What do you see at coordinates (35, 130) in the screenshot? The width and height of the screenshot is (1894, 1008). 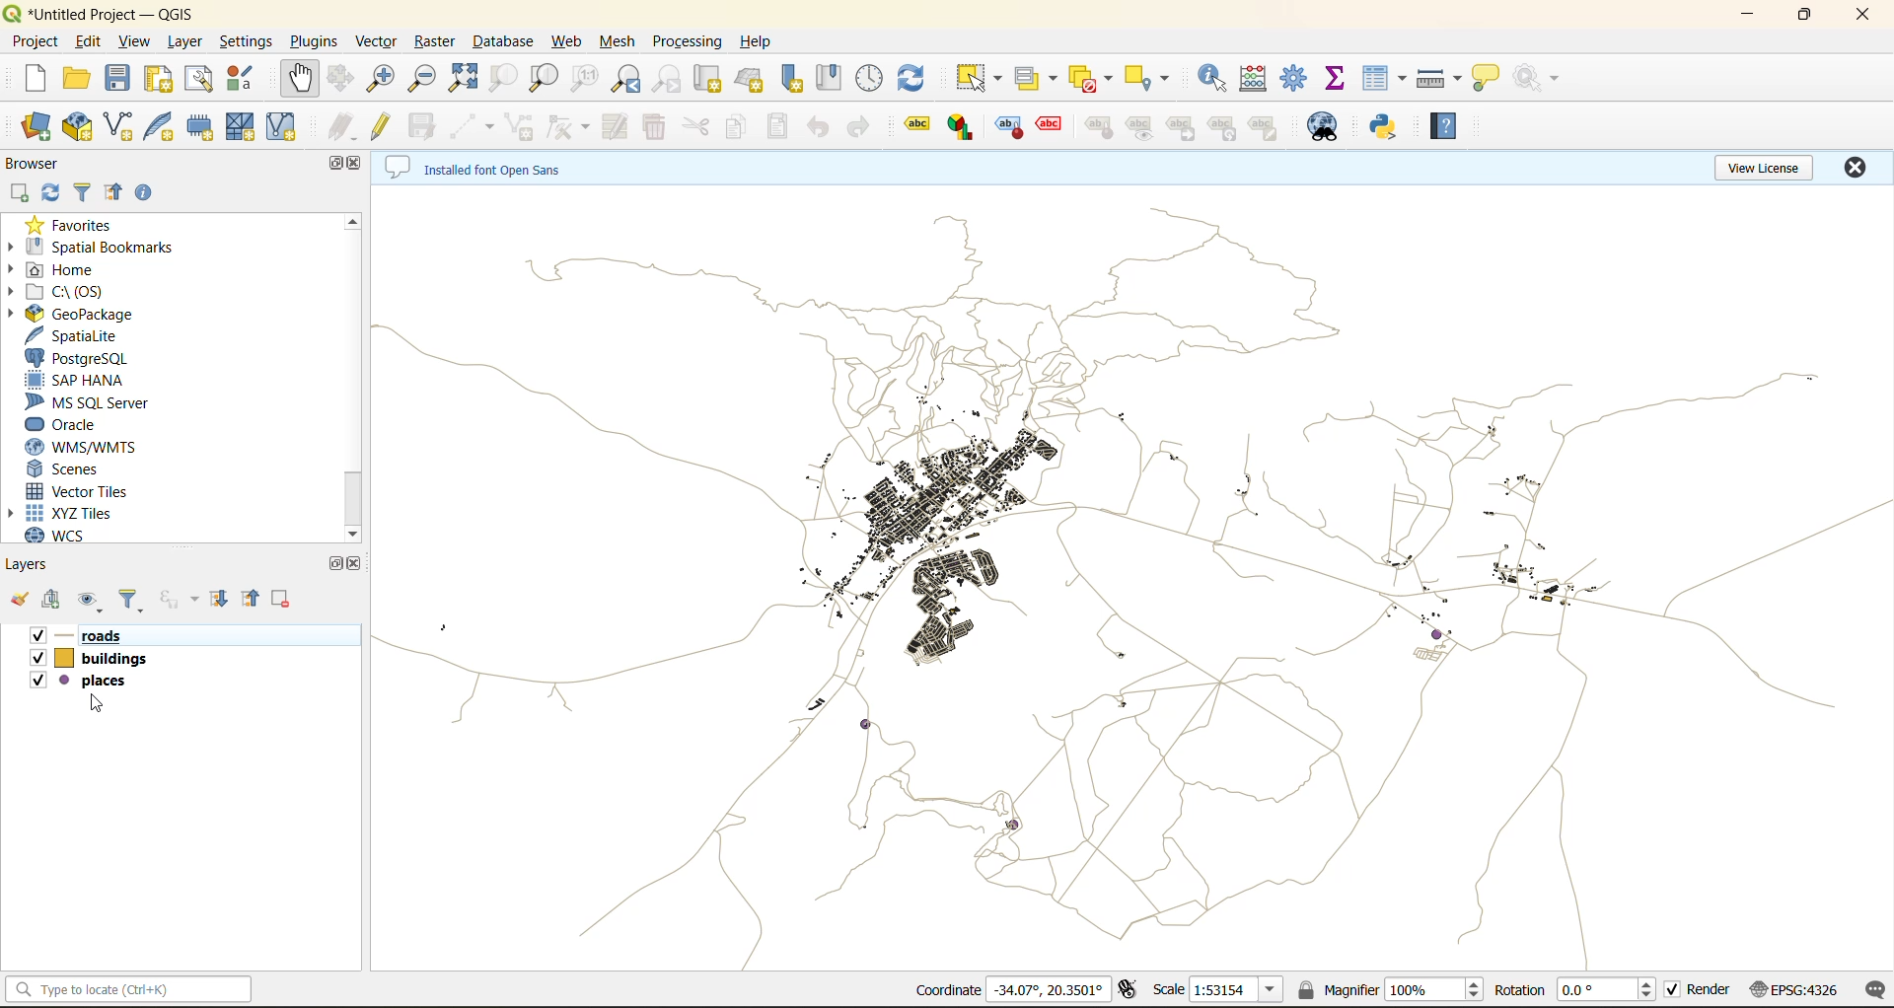 I see `open data source manager` at bounding box center [35, 130].